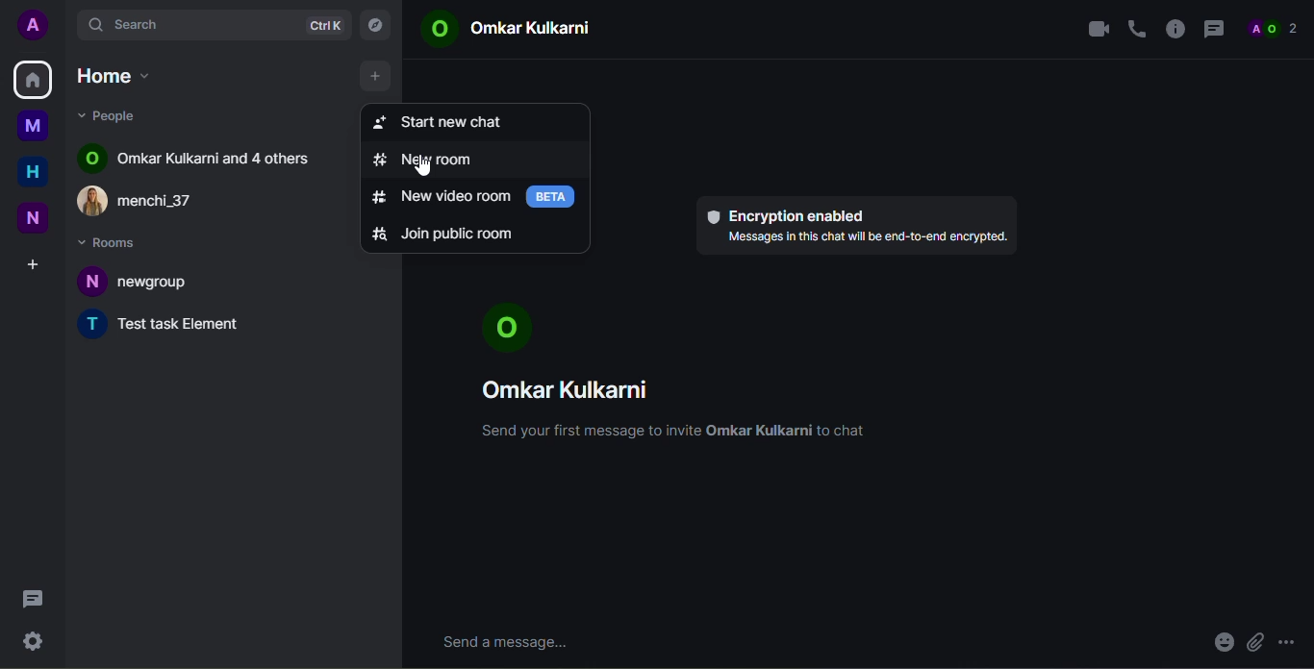  I want to click on new video room, so click(442, 196).